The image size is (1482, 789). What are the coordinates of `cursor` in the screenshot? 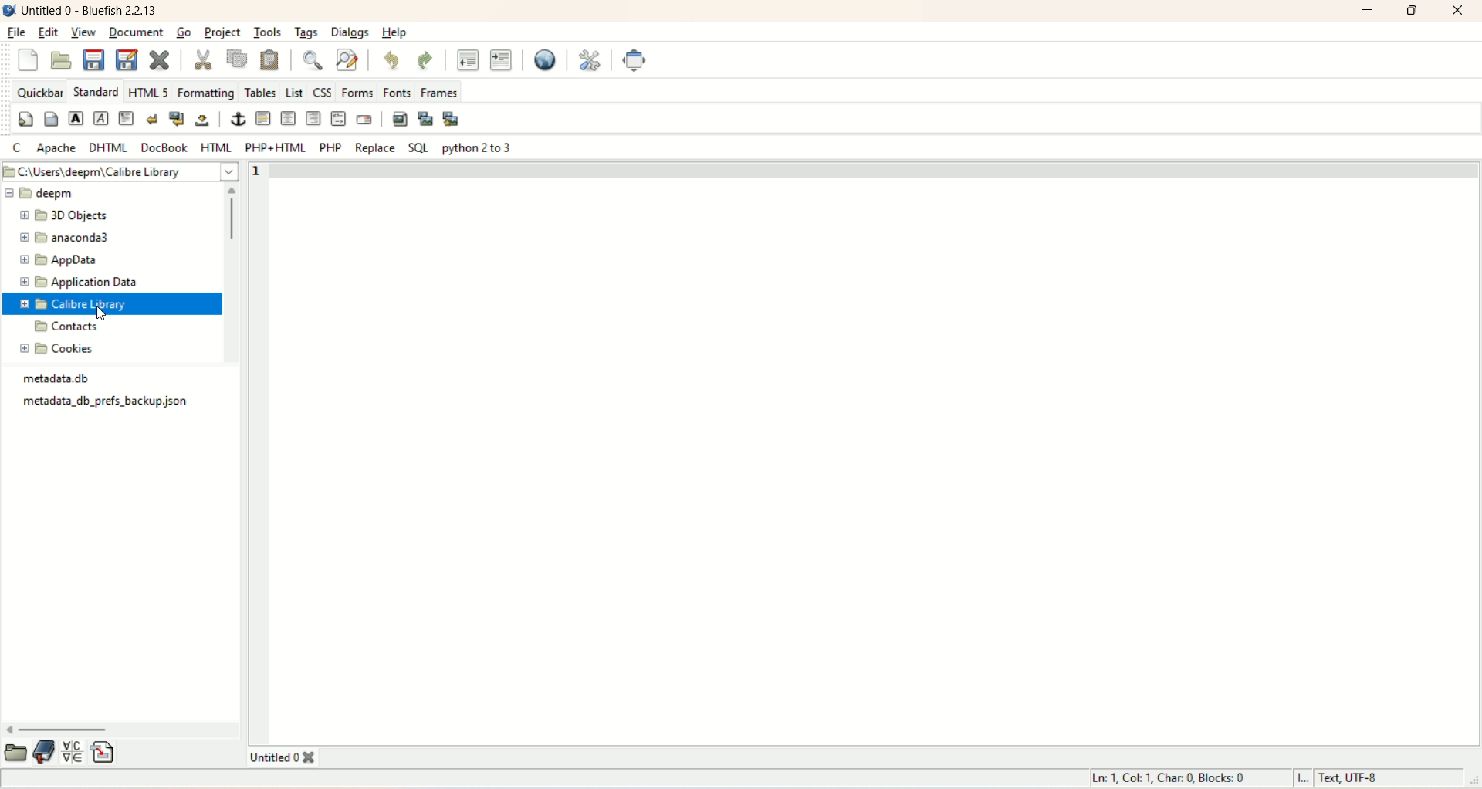 It's located at (105, 316).